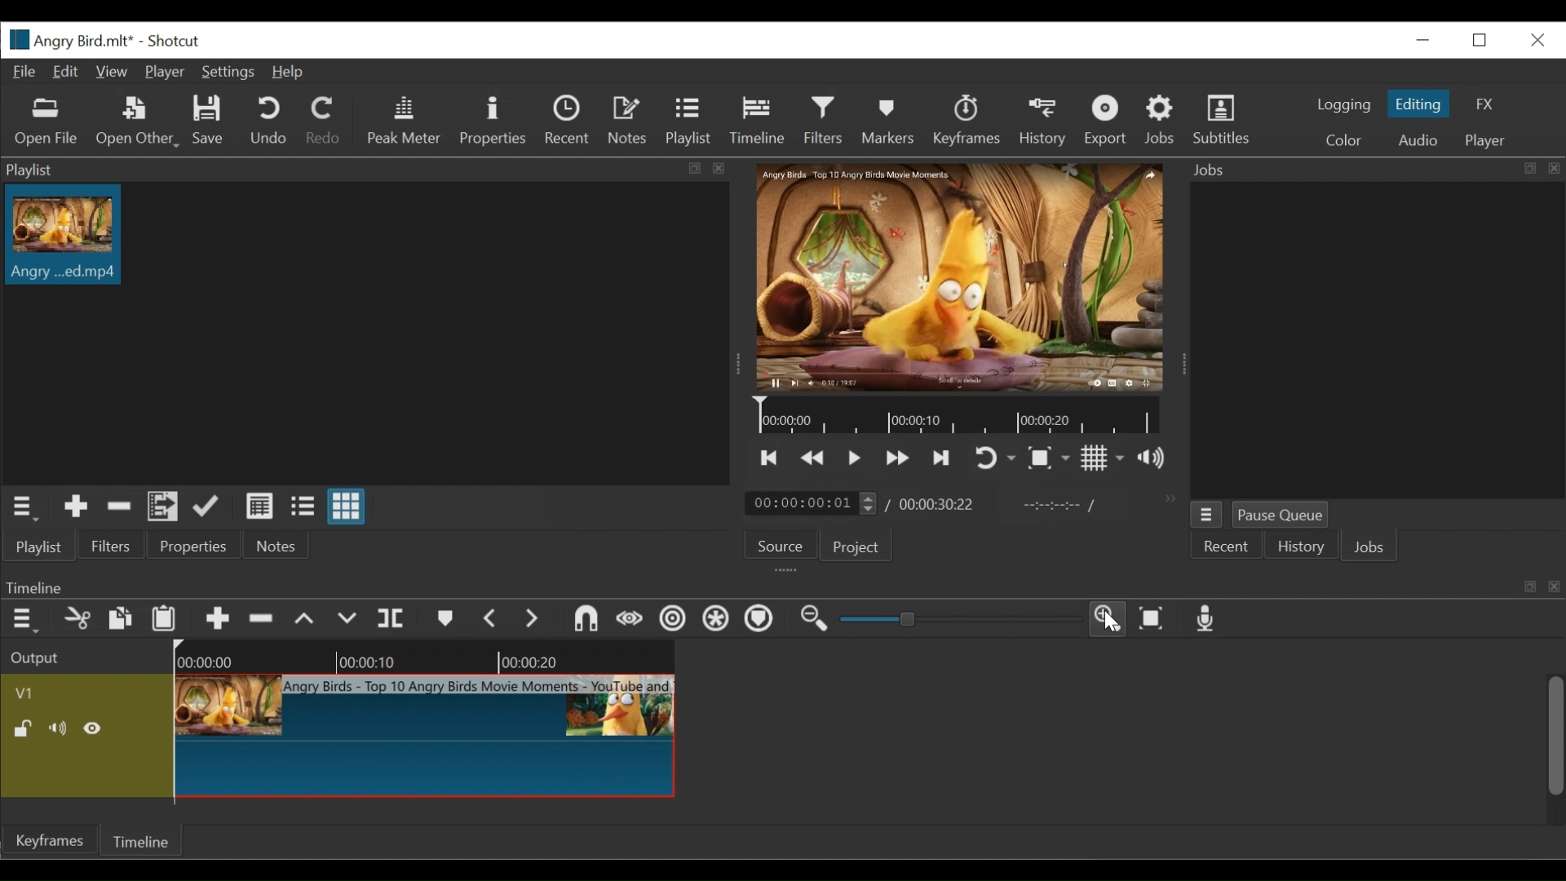 Image resolution: width=1566 pixels, height=881 pixels. I want to click on View as files, so click(305, 507).